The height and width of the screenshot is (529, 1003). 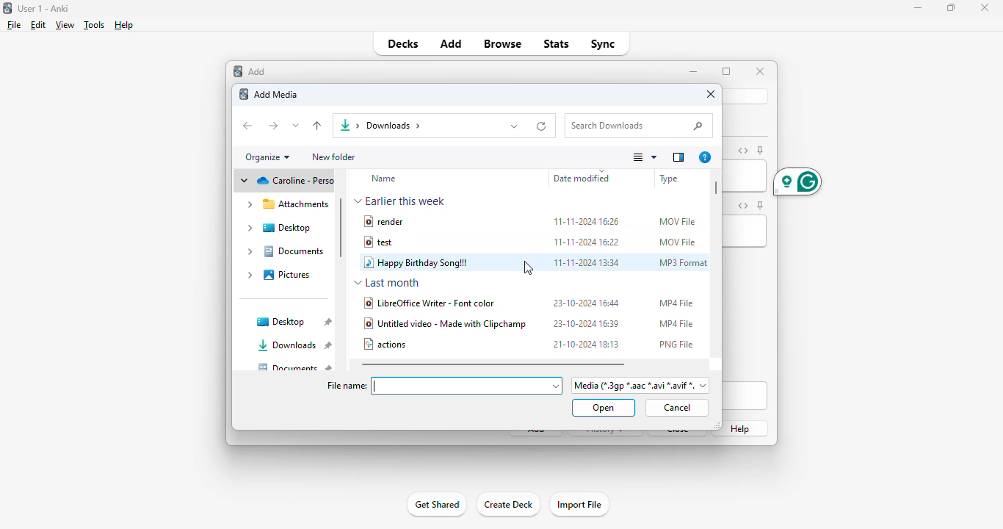 What do you see at coordinates (247, 126) in the screenshot?
I see `back` at bounding box center [247, 126].